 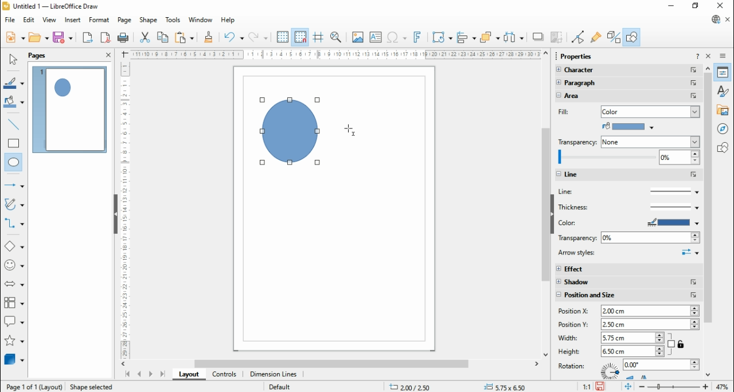 What do you see at coordinates (188, 374) in the screenshot?
I see `layout` at bounding box center [188, 374].